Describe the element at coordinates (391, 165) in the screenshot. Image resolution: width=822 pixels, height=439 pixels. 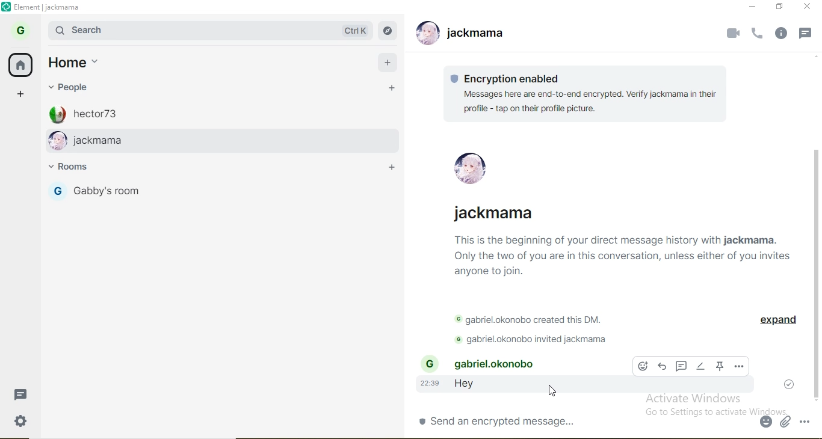
I see `add room` at that location.